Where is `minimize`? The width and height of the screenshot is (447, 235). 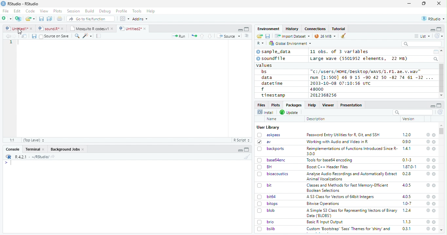 minimize is located at coordinates (410, 4).